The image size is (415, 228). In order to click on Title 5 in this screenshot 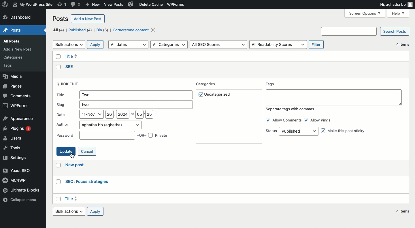, I will do `click(72, 55)`.